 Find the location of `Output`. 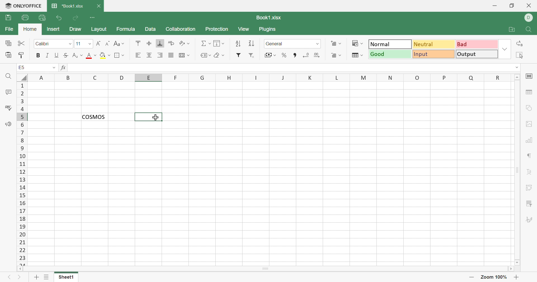

Output is located at coordinates (476, 54).